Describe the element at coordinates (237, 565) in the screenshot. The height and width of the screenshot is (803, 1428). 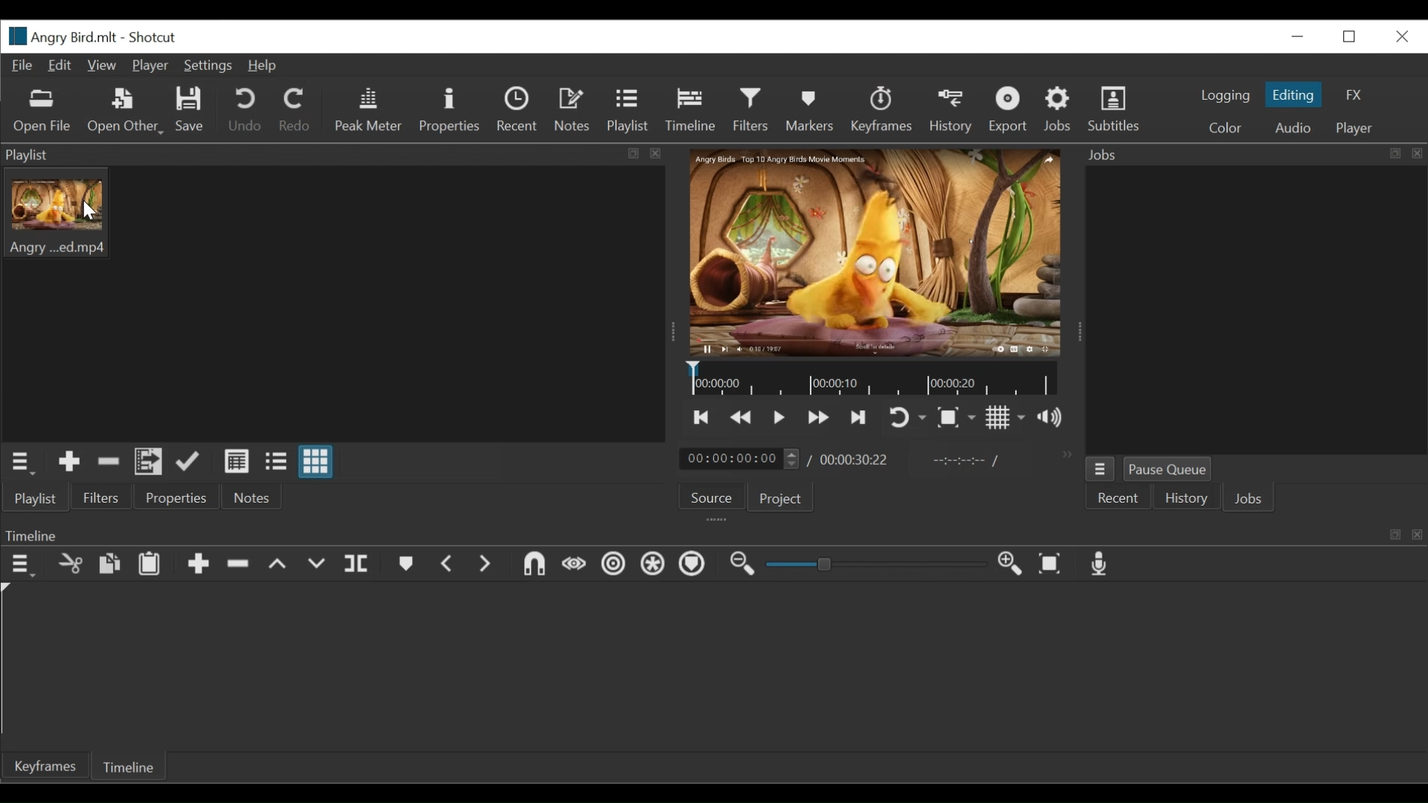
I see `Ripple Delete` at that location.